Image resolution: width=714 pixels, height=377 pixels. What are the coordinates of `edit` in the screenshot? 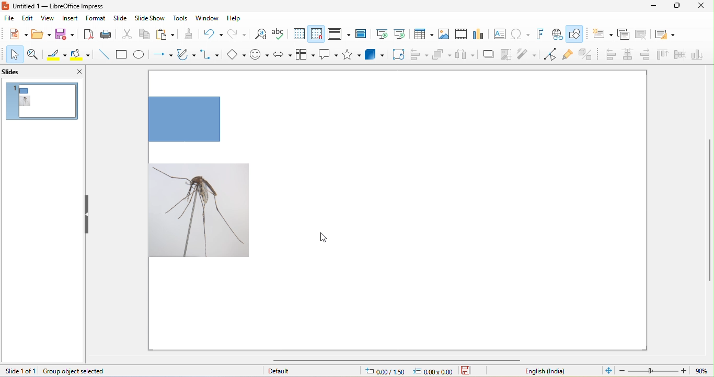 It's located at (28, 19).